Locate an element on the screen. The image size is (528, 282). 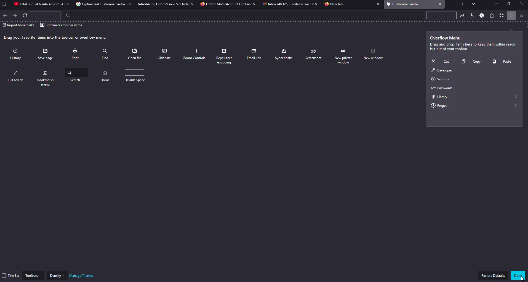
zoom controls is located at coordinates (195, 54).